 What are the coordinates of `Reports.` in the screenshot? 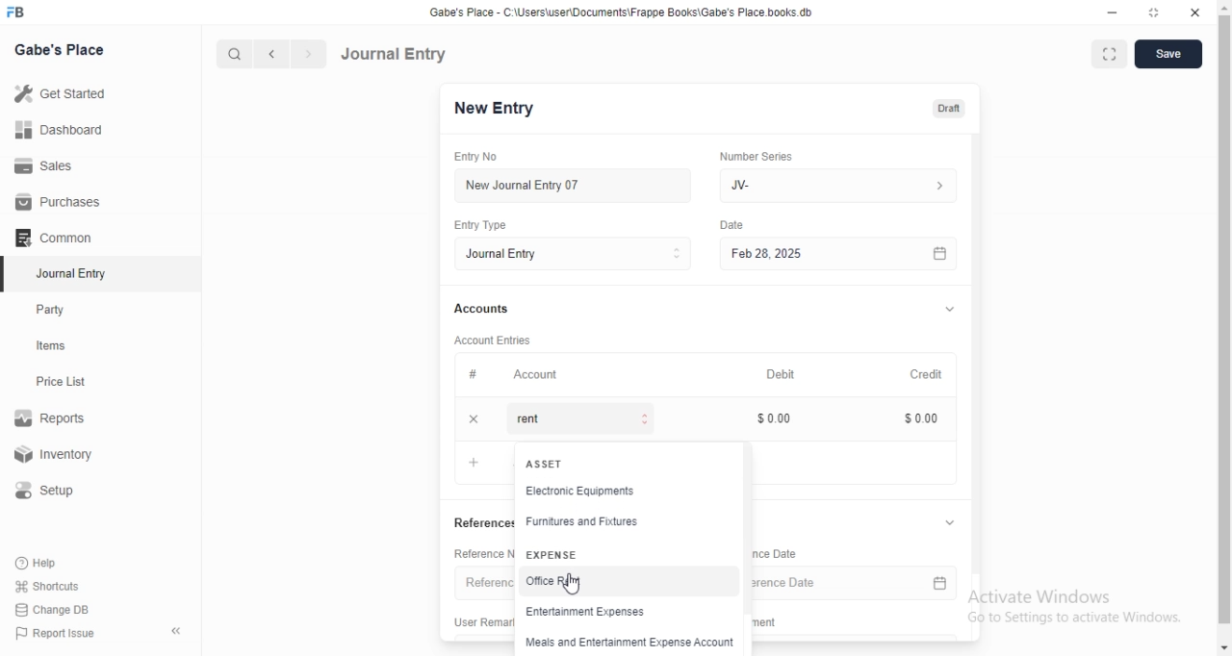 It's located at (53, 421).